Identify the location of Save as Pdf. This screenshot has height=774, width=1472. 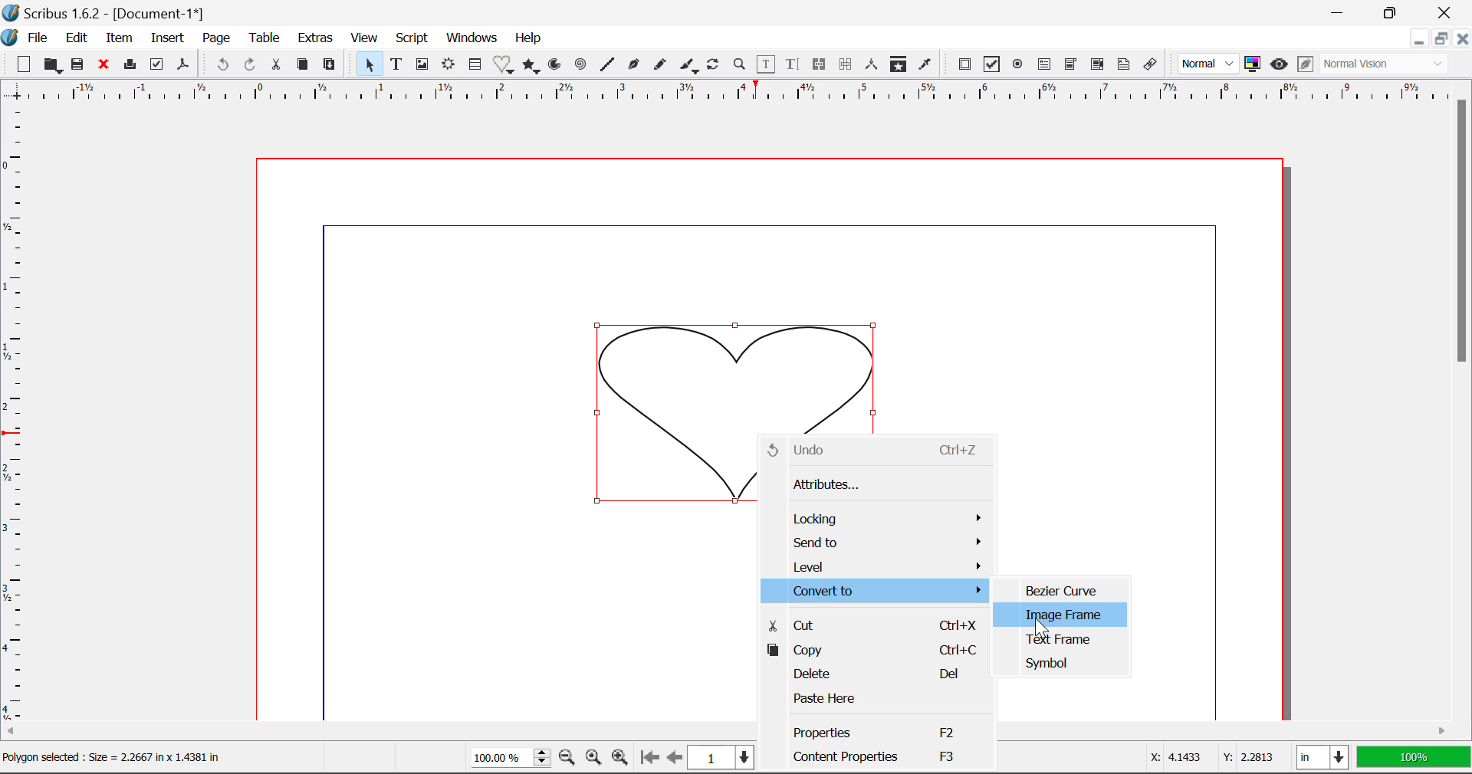
(182, 67).